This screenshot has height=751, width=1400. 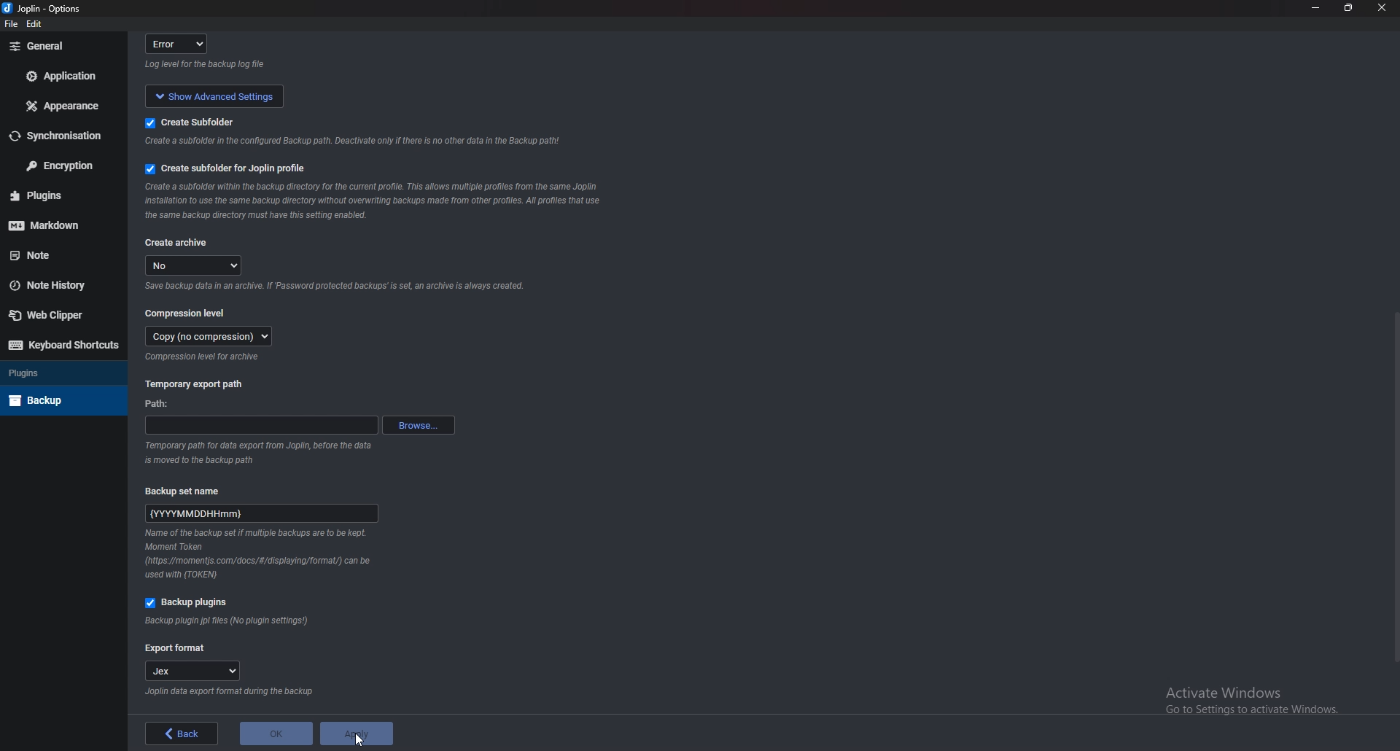 I want to click on close, so click(x=1380, y=11).